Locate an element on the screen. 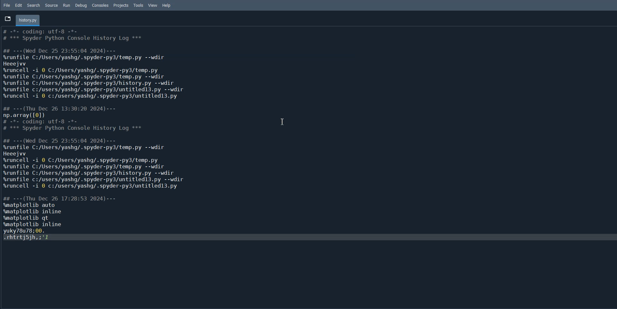 Image resolution: width=617 pixels, height=309 pixels. Browse Tab is located at coordinates (7, 18).